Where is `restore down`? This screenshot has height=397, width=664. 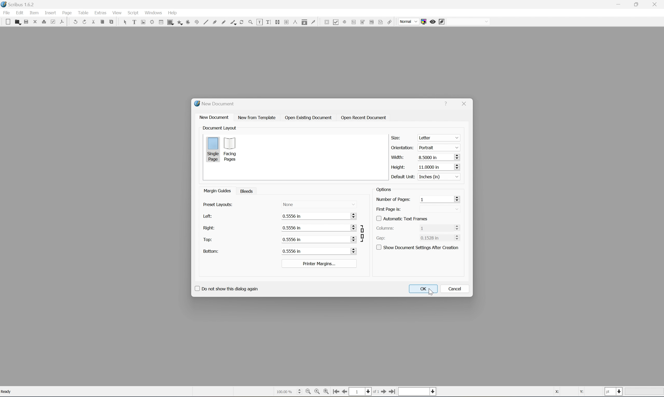 restore down is located at coordinates (641, 4).